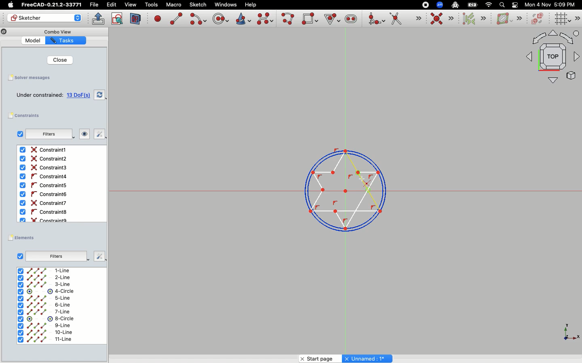 This screenshot has height=363, width=582. I want to click on Create arc, so click(198, 19).